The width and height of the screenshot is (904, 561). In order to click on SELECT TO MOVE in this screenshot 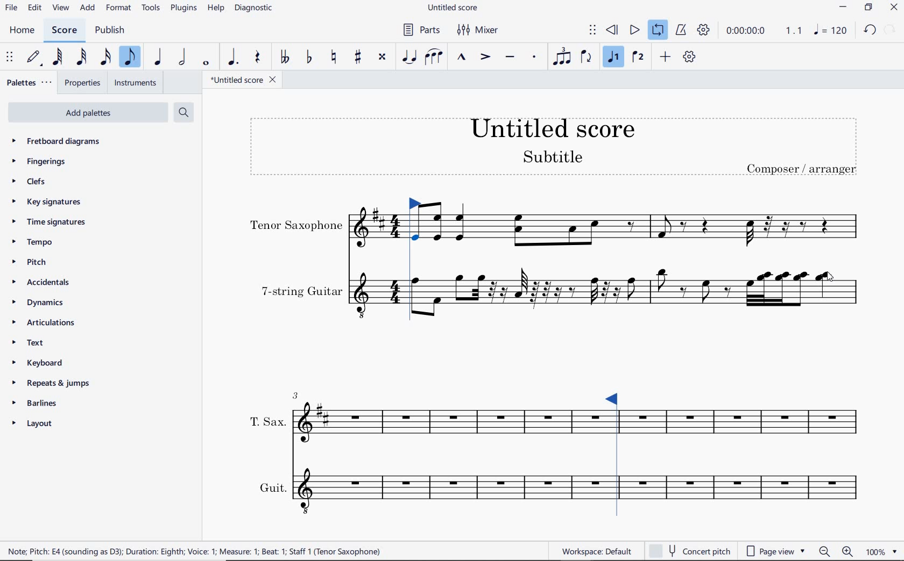, I will do `click(592, 29)`.